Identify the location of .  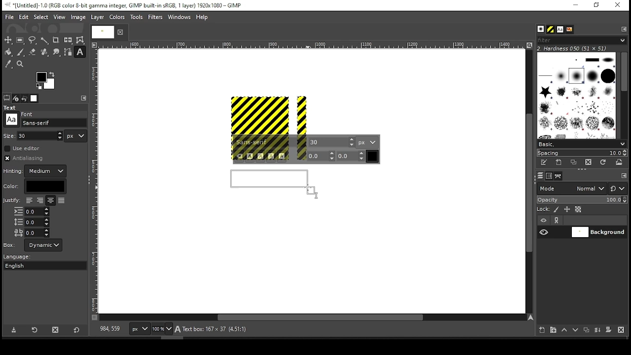
(11, 201).